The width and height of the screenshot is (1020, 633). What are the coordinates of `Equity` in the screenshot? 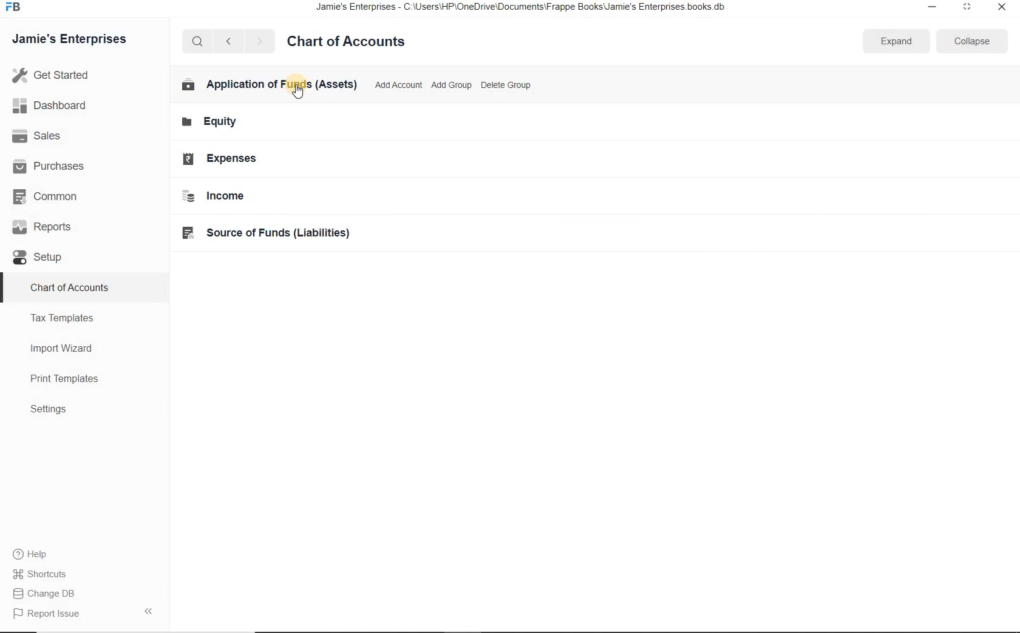 It's located at (217, 122).